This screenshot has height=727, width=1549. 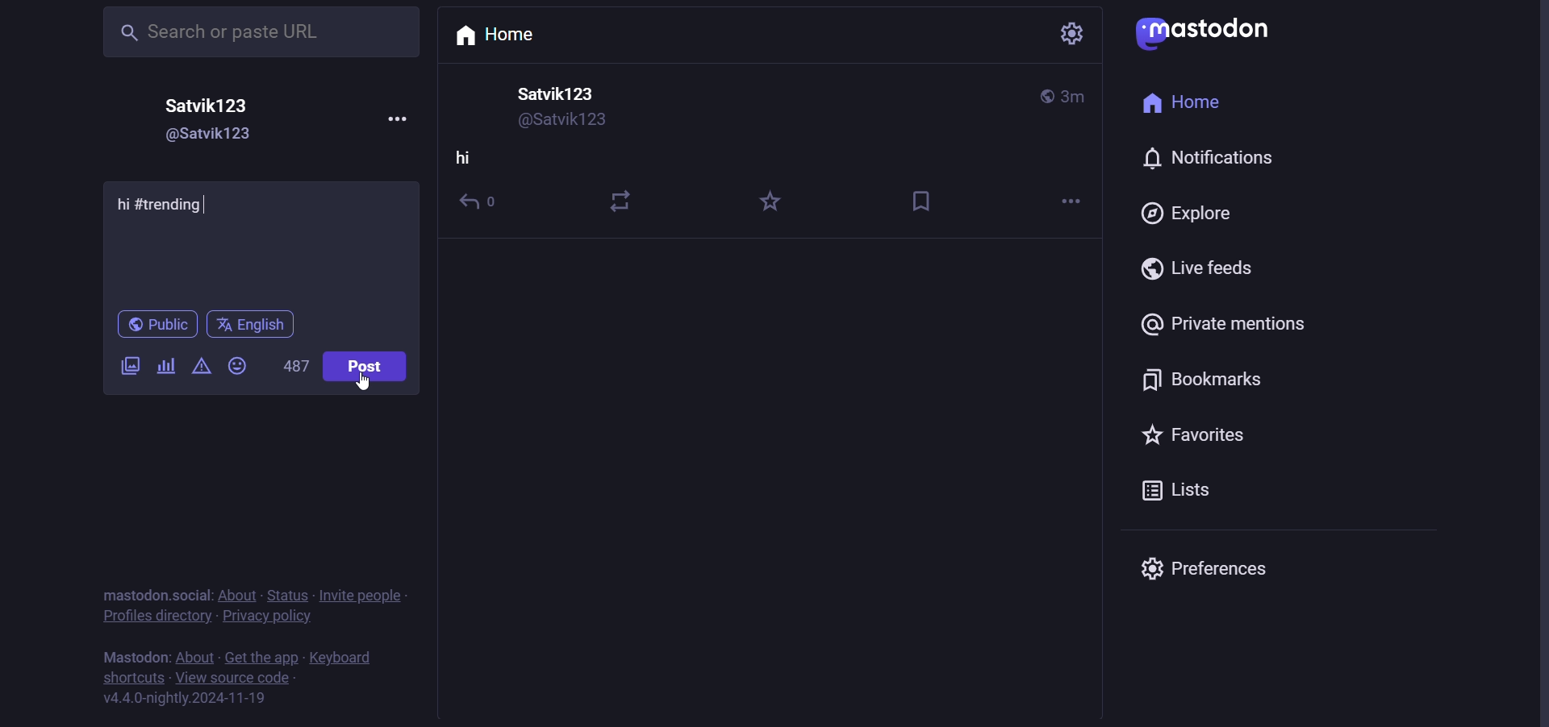 I want to click on private mention, so click(x=1221, y=326).